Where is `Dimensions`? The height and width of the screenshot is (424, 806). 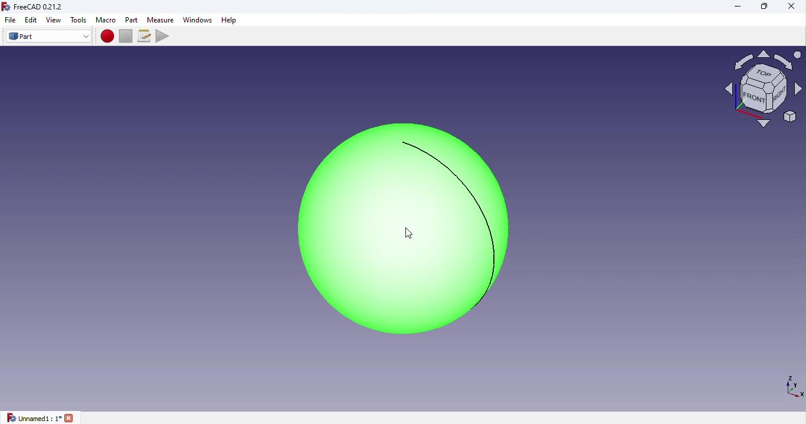 Dimensions is located at coordinates (792, 386).